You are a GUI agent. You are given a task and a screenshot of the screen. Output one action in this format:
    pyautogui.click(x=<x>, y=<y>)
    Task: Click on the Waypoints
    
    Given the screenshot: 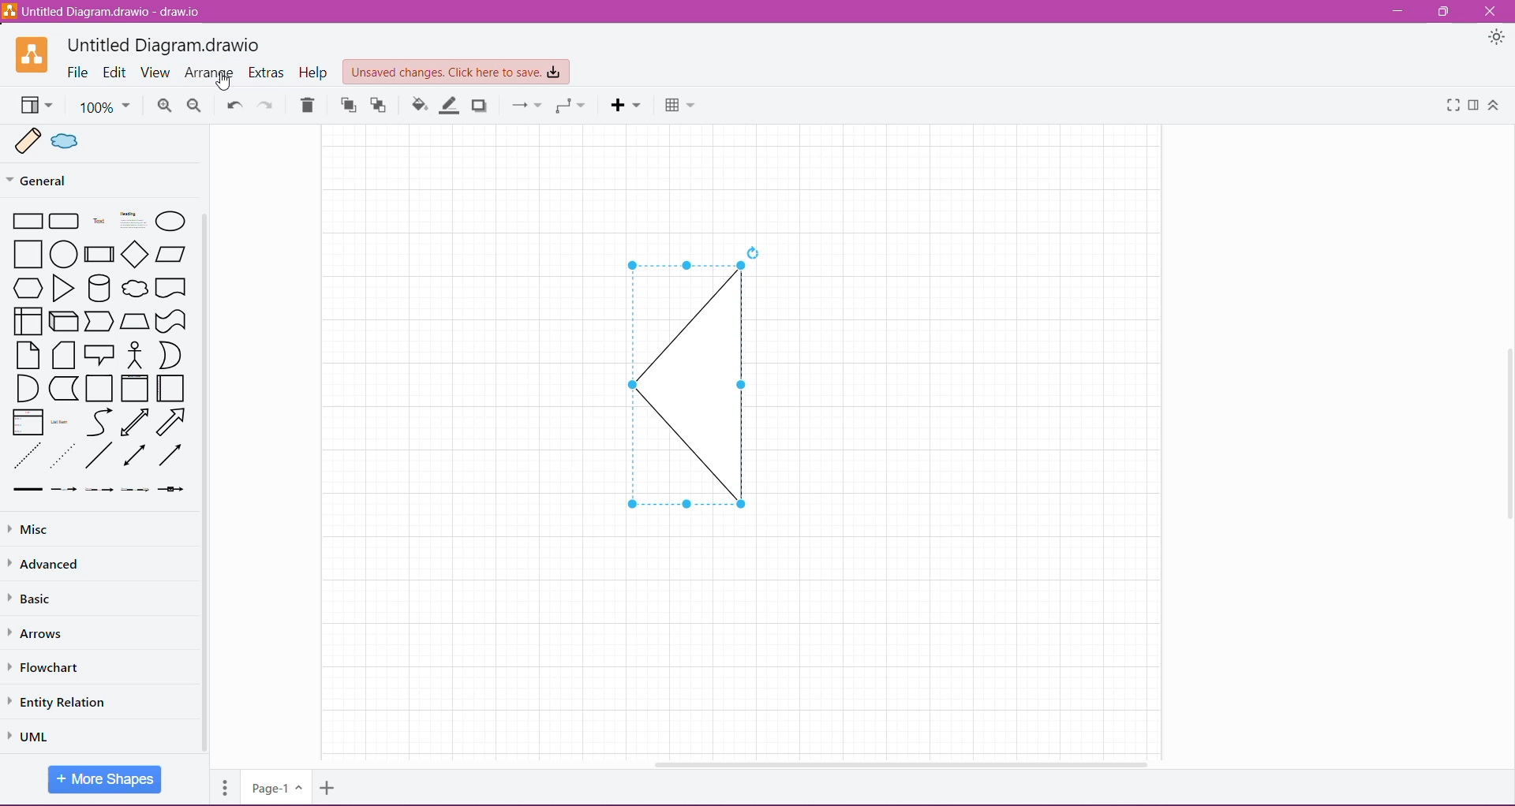 What is the action you would take?
    pyautogui.click(x=570, y=106)
    